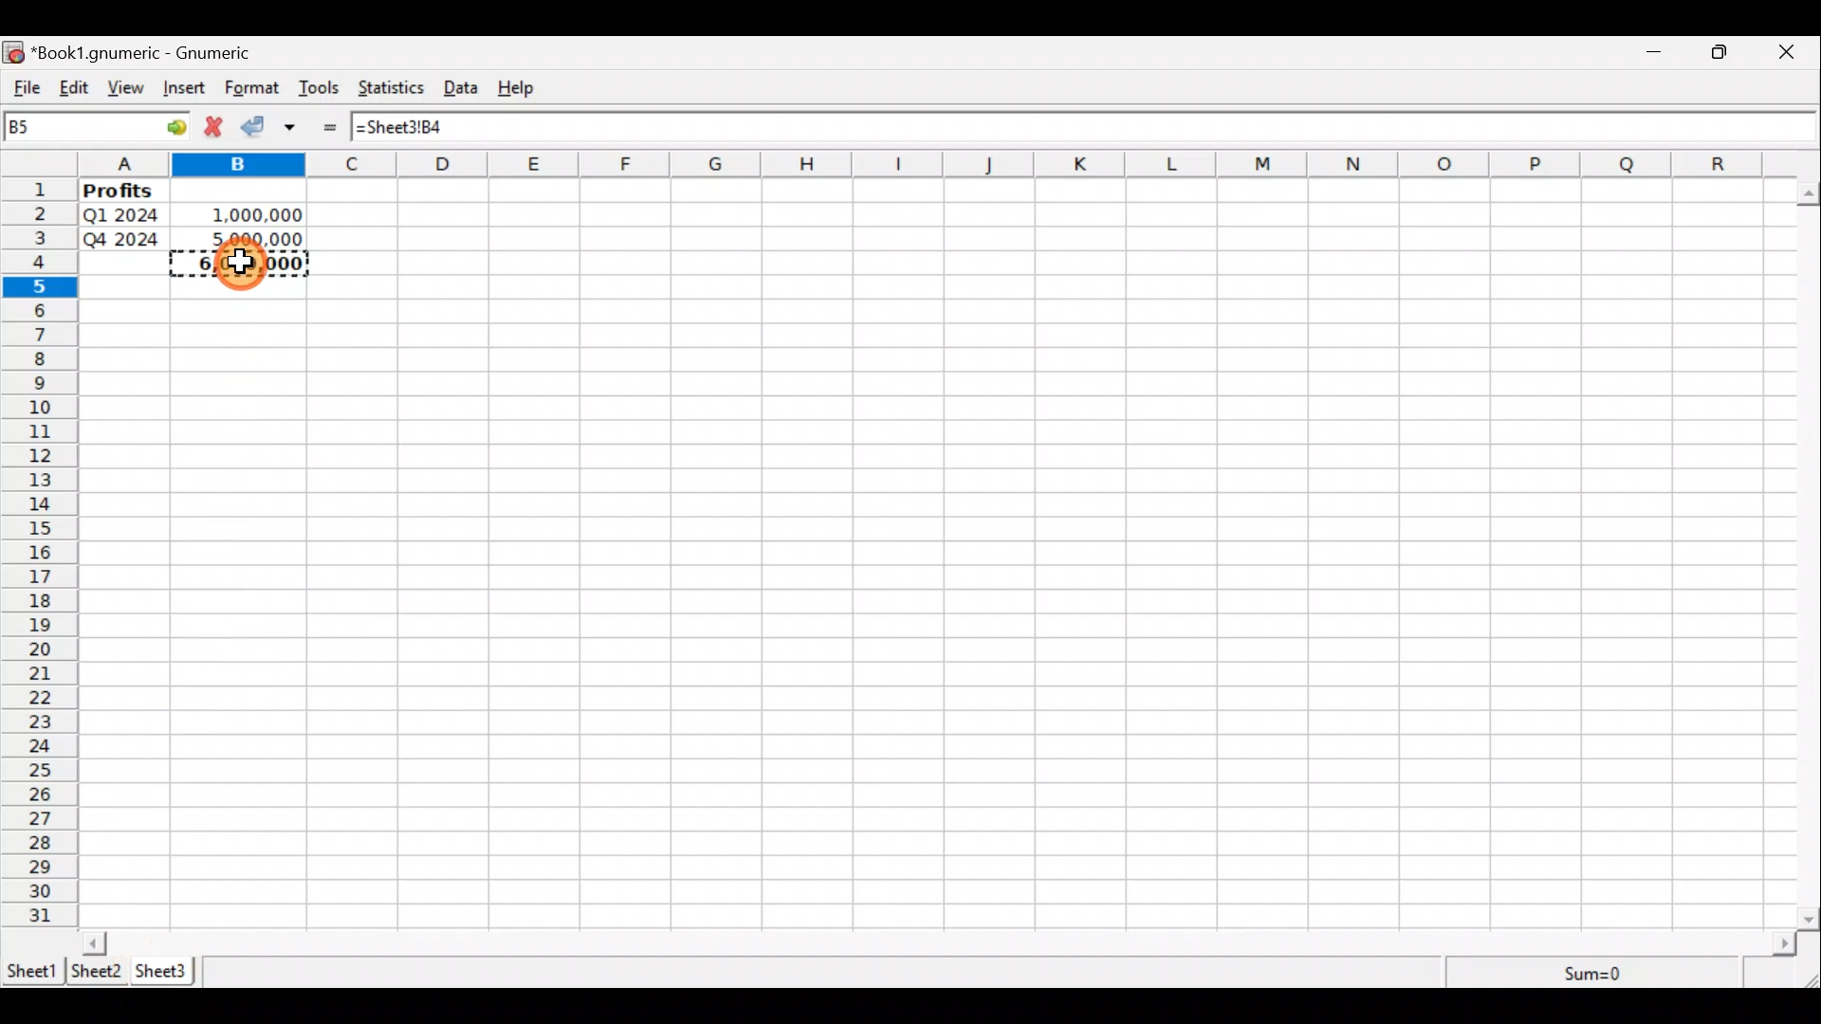 The height and width of the screenshot is (1024, 1821). I want to click on Cursor on cell B5, so click(241, 270).